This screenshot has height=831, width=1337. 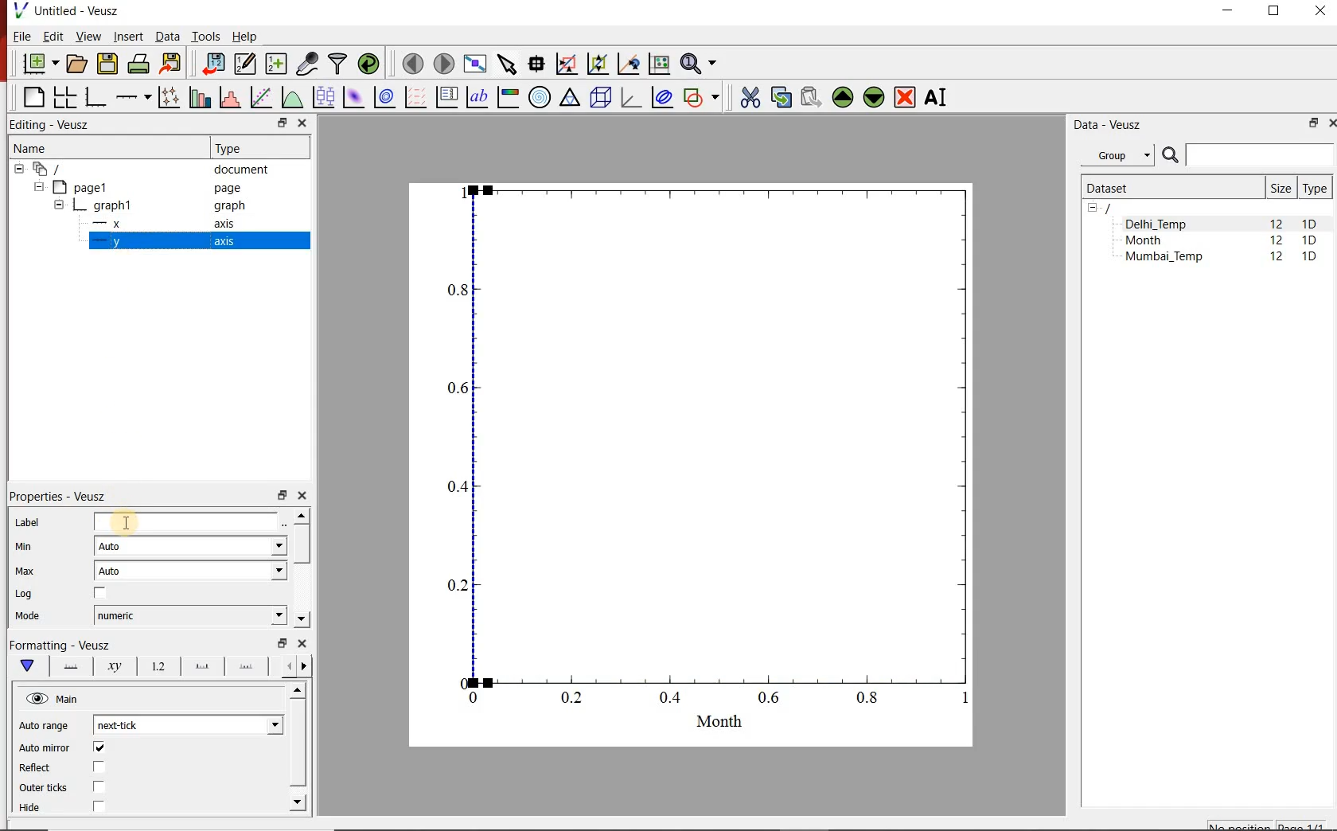 What do you see at coordinates (166, 36) in the screenshot?
I see `Data` at bounding box center [166, 36].